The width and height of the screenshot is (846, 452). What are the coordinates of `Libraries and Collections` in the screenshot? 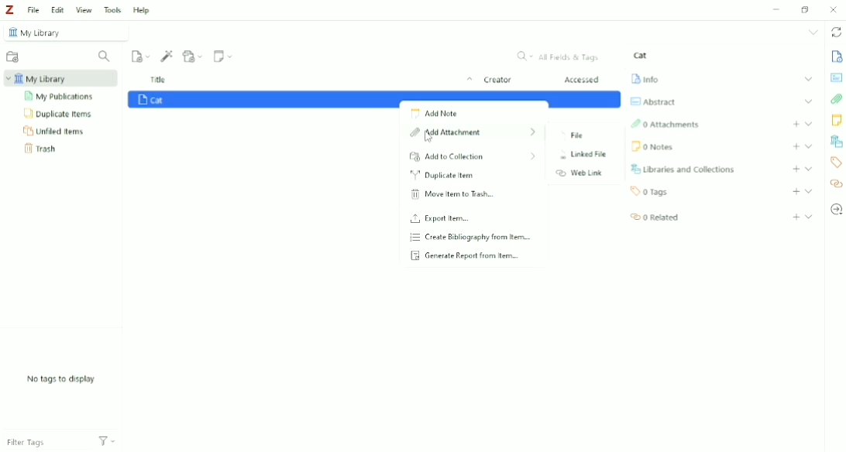 It's located at (682, 169).